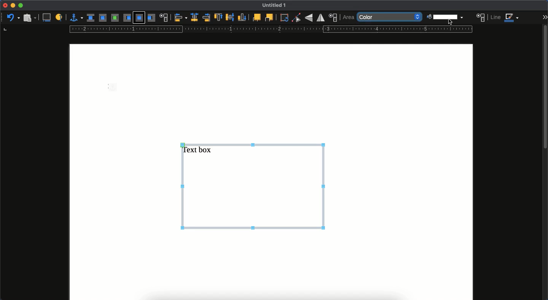  Describe the element at coordinates (126, 18) in the screenshot. I see `before` at that location.